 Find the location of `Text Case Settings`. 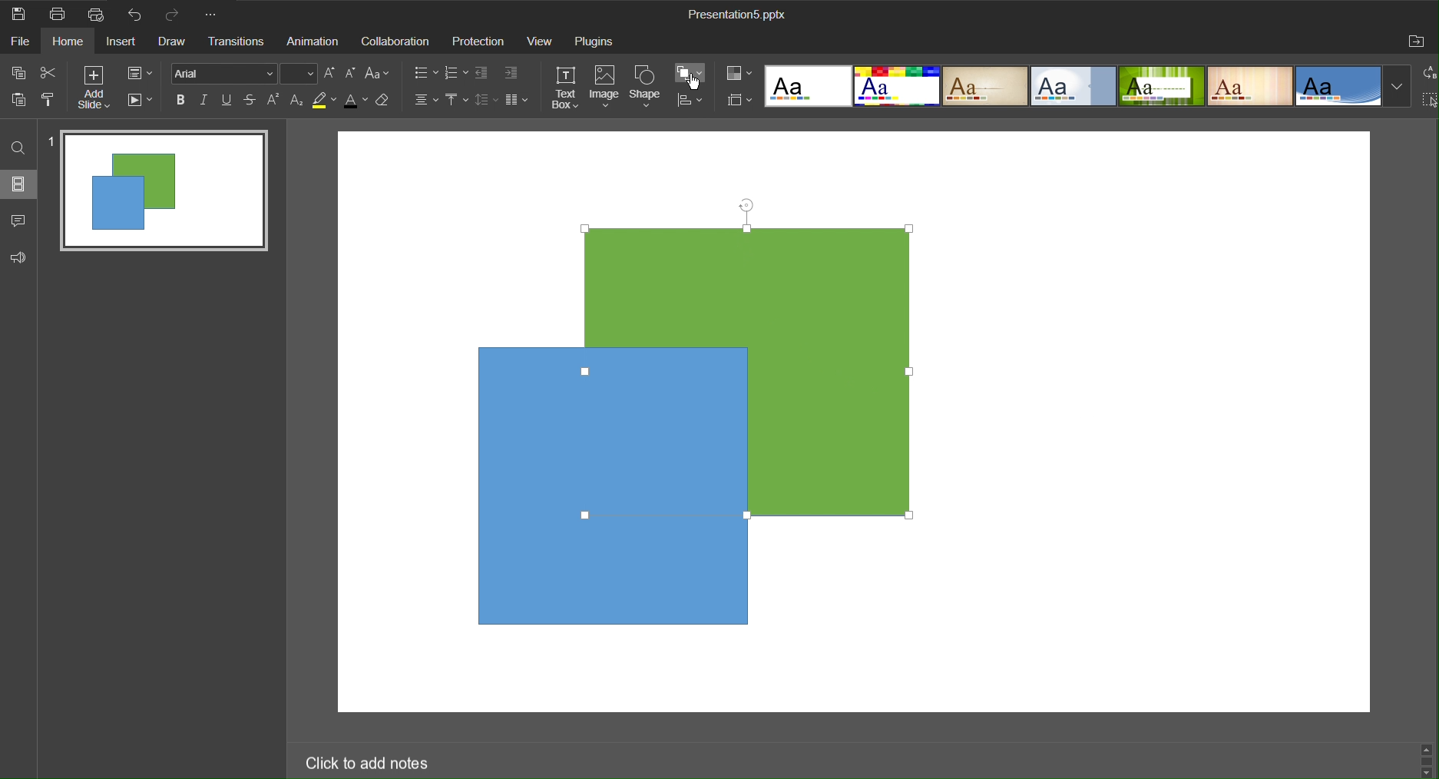

Text Case Settings is located at coordinates (382, 74).